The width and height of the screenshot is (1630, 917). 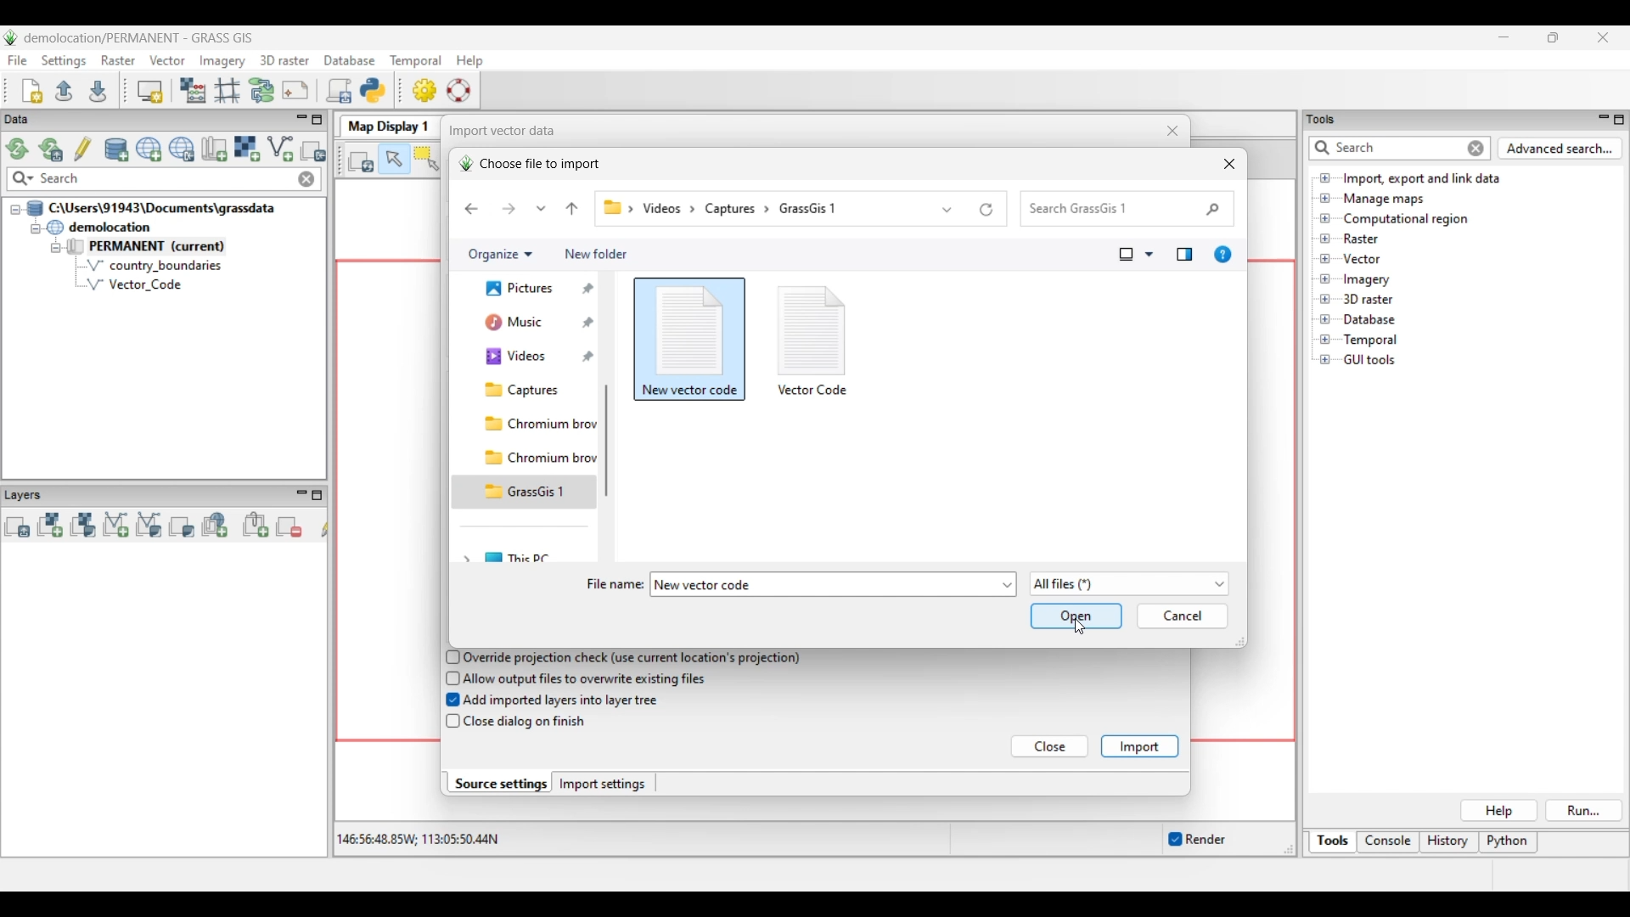 What do you see at coordinates (339, 90) in the screenshot?
I see `Launch user-defined script` at bounding box center [339, 90].